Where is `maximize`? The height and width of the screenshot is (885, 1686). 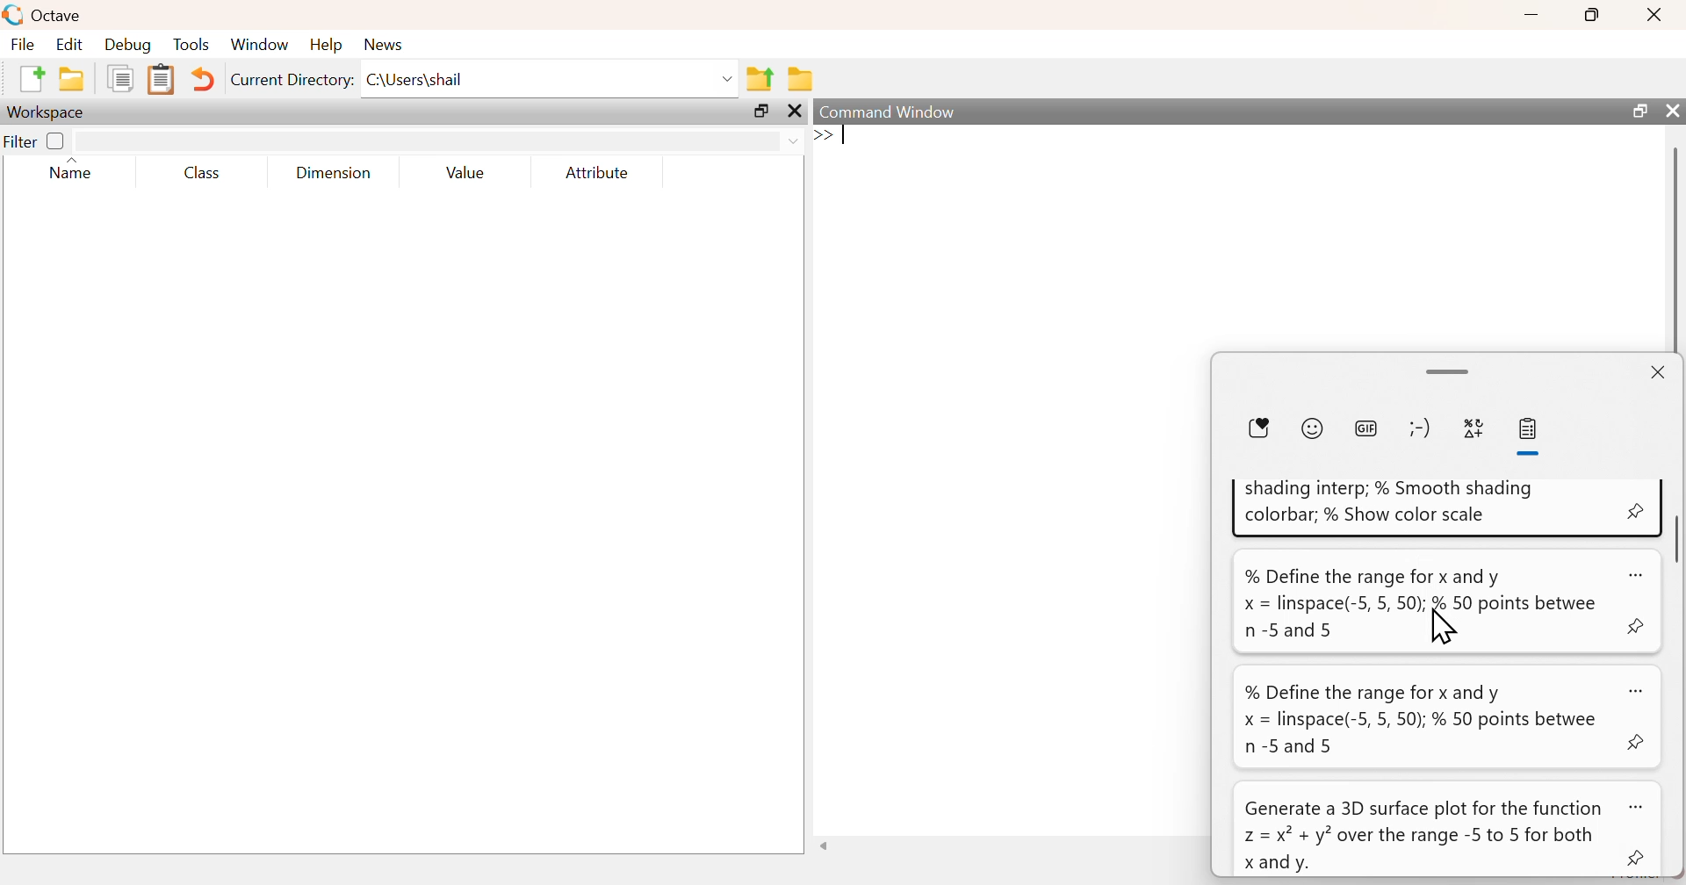 maximize is located at coordinates (761, 111).